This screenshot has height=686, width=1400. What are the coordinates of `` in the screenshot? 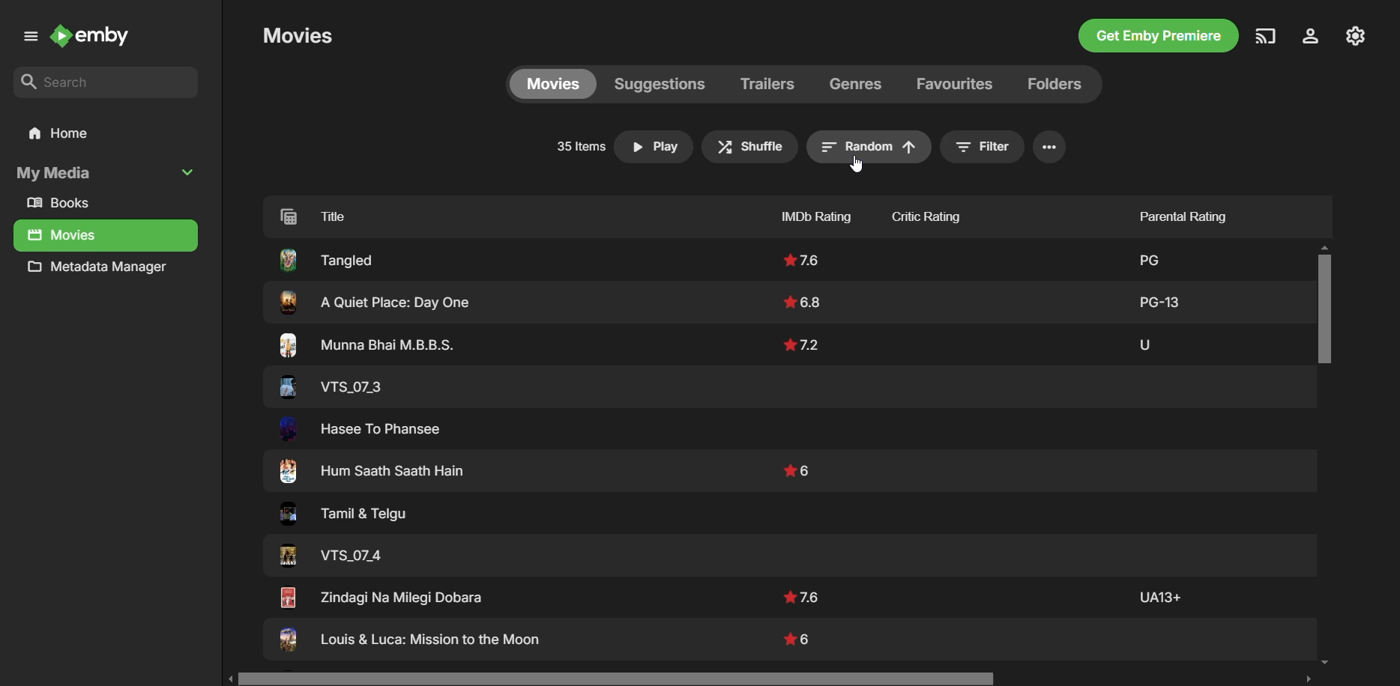 It's located at (798, 471).